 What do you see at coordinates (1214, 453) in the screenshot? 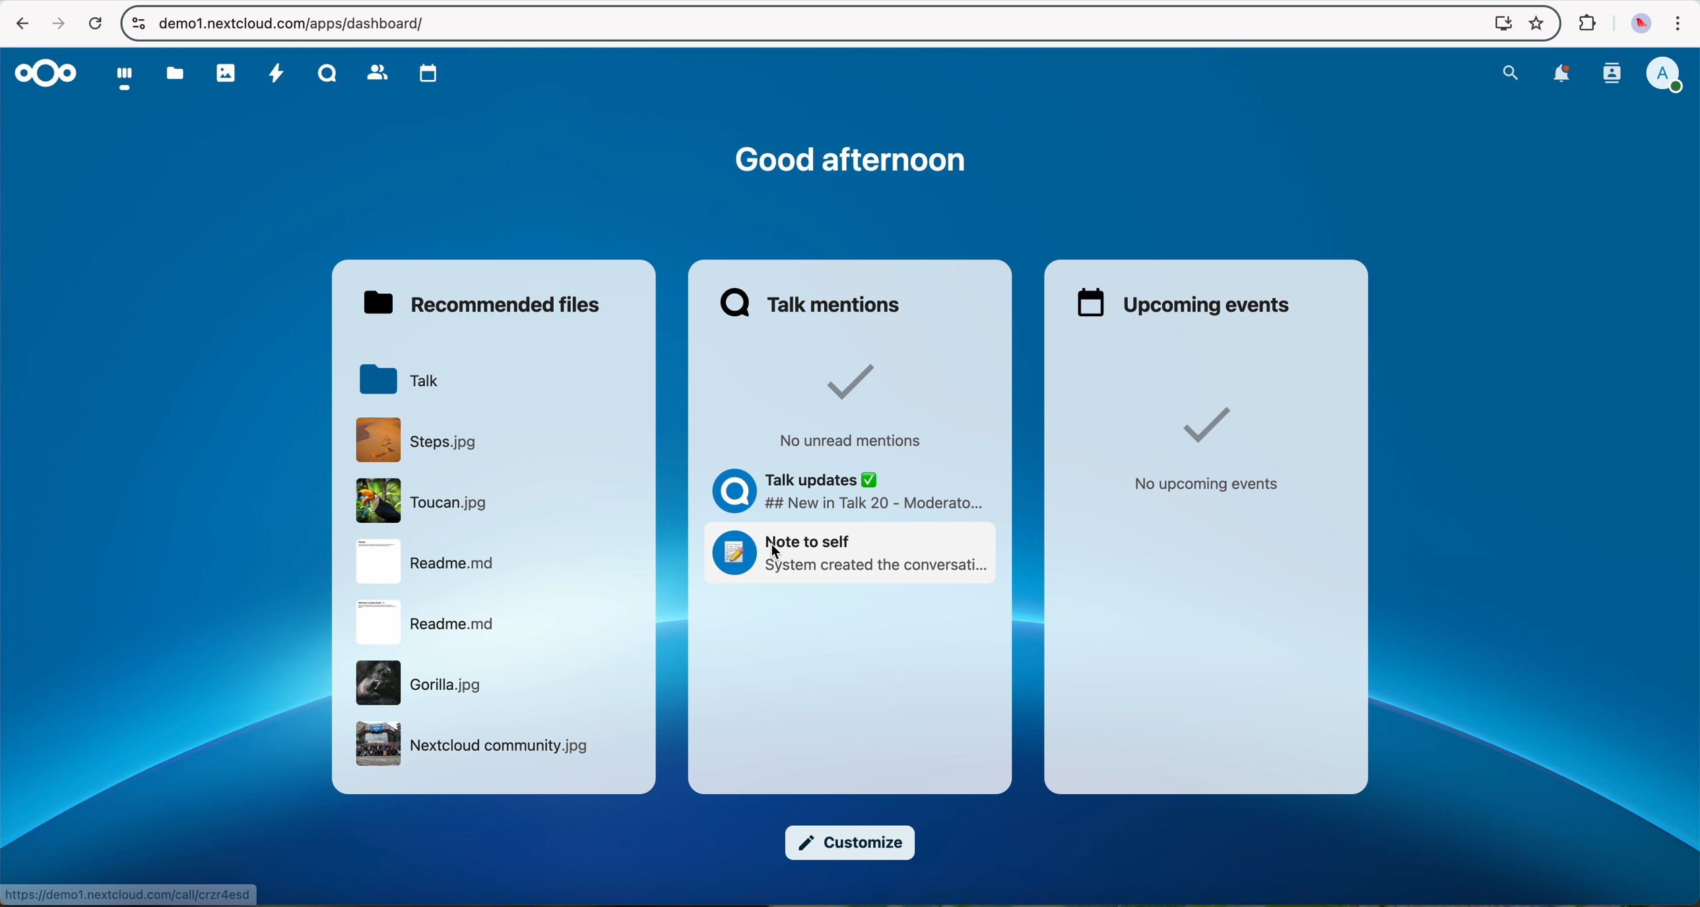
I see `no upcoming events` at bounding box center [1214, 453].